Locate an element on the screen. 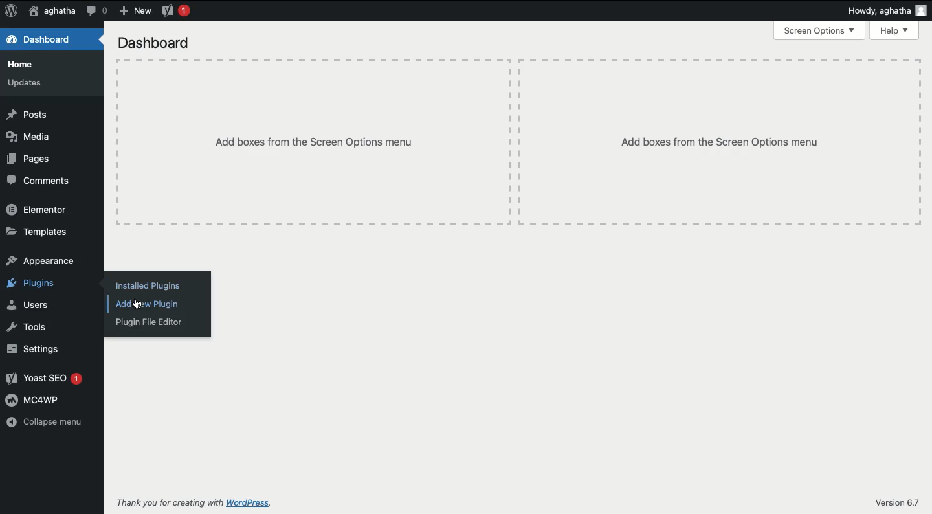 This screenshot has width=932, height=514. Comment is located at coordinates (97, 10).